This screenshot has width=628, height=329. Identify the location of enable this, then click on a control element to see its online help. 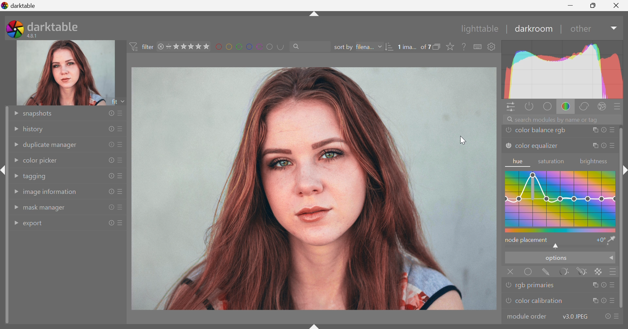
(464, 46).